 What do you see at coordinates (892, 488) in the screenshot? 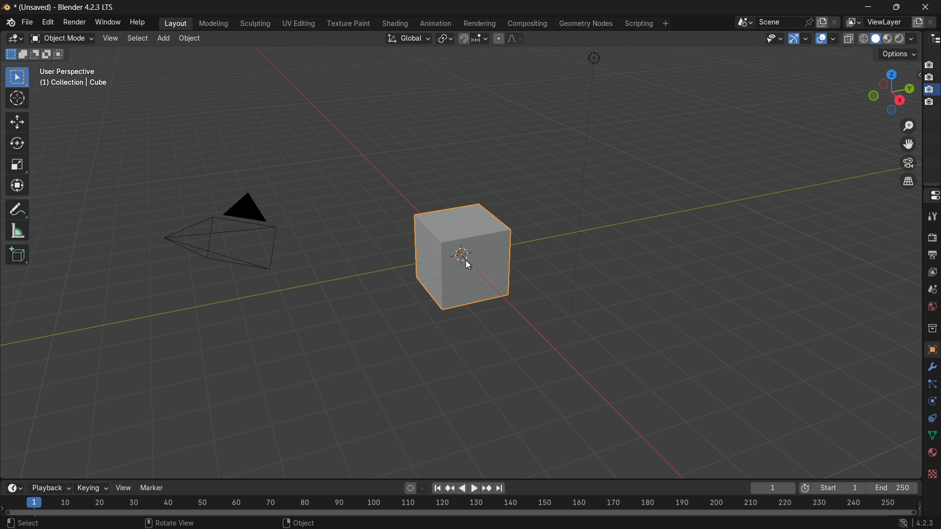
I see `end timeline` at bounding box center [892, 488].